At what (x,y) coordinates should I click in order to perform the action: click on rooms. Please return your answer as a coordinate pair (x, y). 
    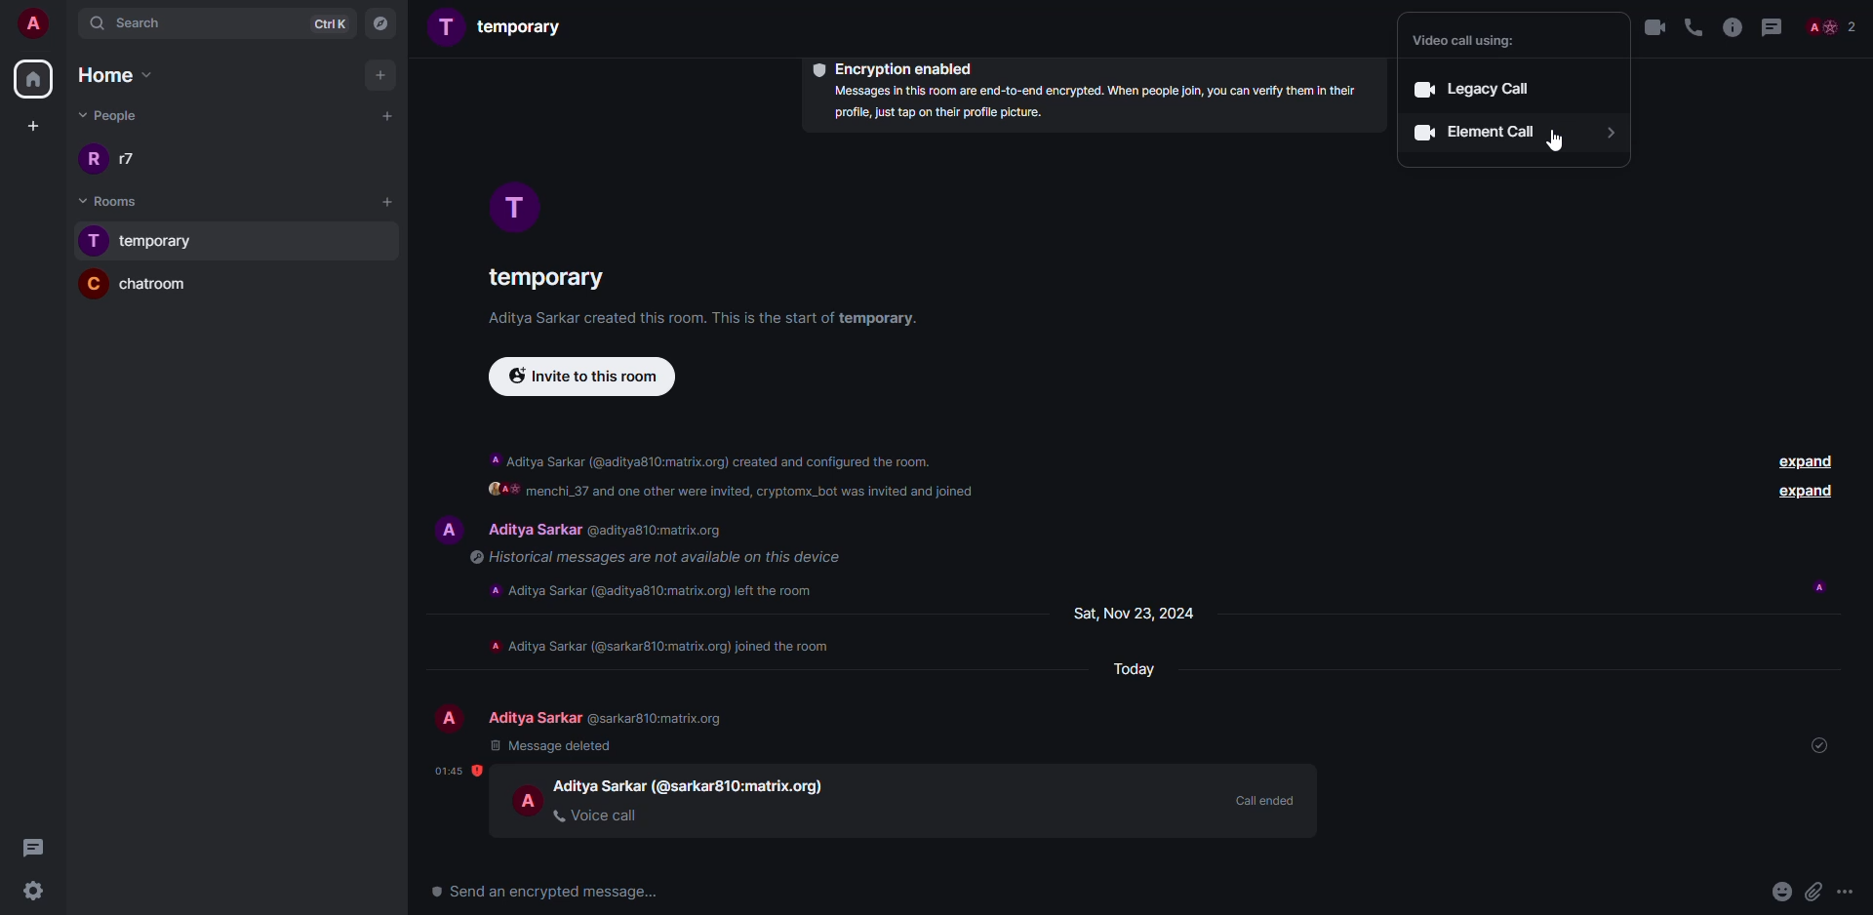
    Looking at the image, I should click on (99, 201).